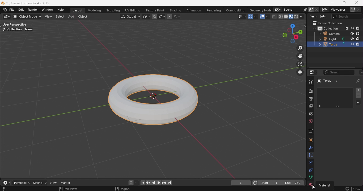 Image resolution: width=363 pixels, height=191 pixels. I want to click on Edit, so click(21, 10).